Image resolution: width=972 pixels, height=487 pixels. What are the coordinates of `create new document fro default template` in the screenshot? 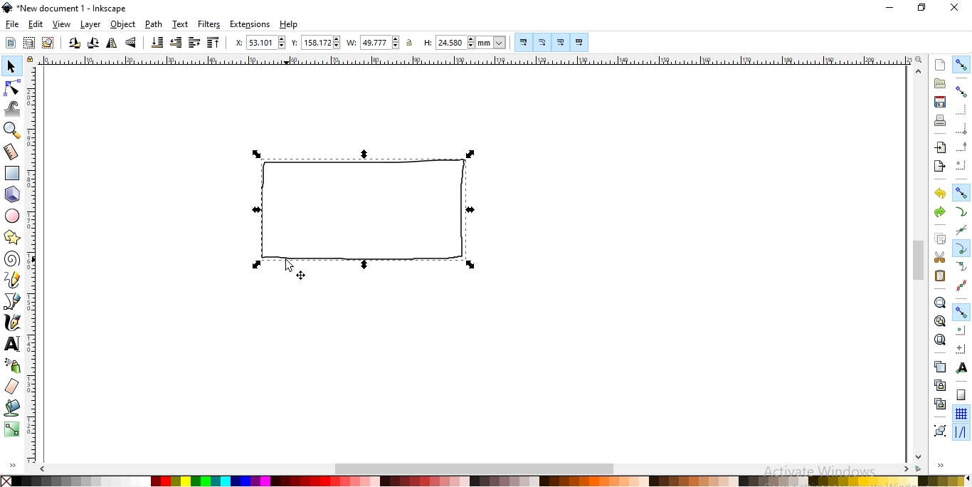 It's located at (939, 66).